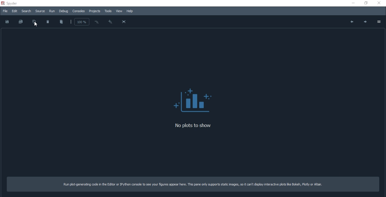 The width and height of the screenshot is (386, 197). I want to click on previous plot, so click(351, 22).